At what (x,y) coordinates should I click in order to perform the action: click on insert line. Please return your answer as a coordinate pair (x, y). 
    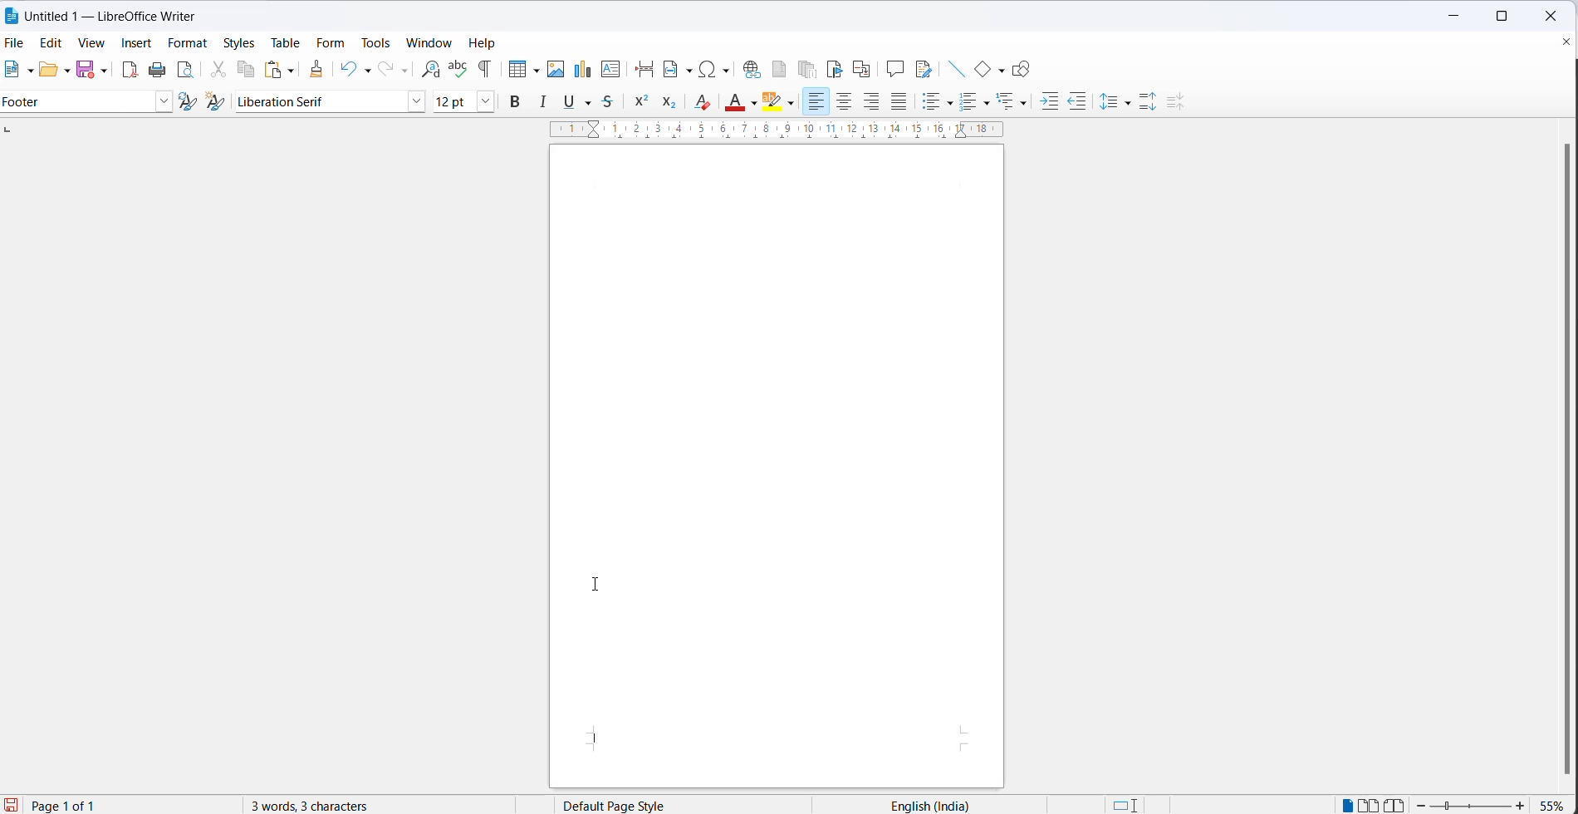
    Looking at the image, I should click on (953, 66).